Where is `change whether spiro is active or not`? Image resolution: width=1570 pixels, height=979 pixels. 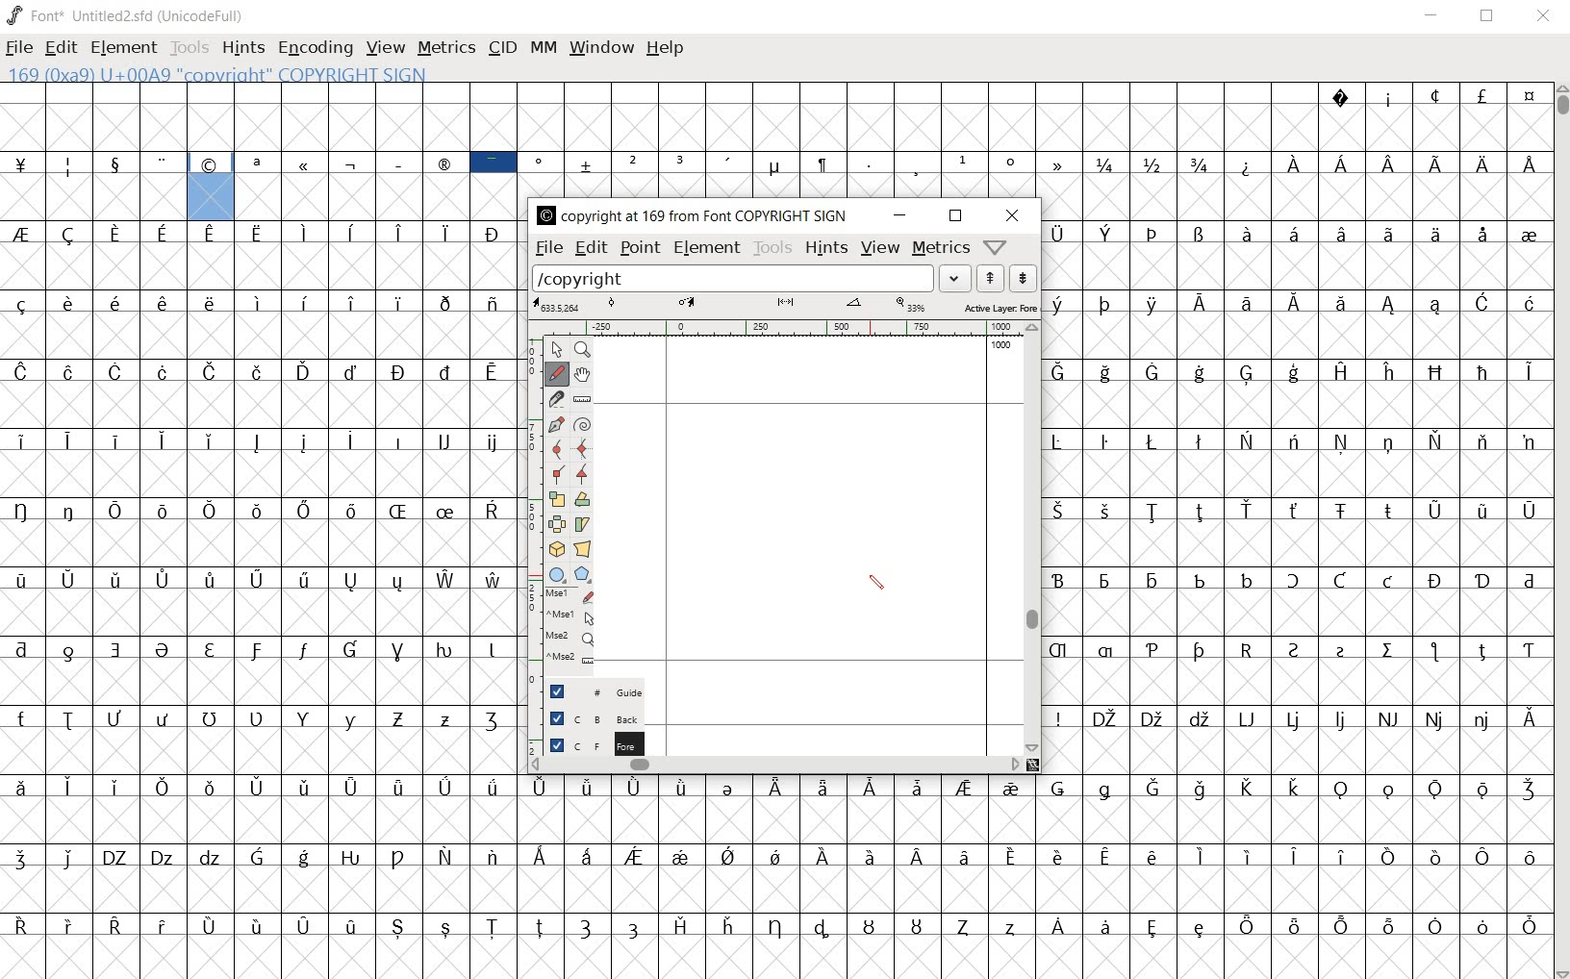
change whether spiro is active or not is located at coordinates (583, 424).